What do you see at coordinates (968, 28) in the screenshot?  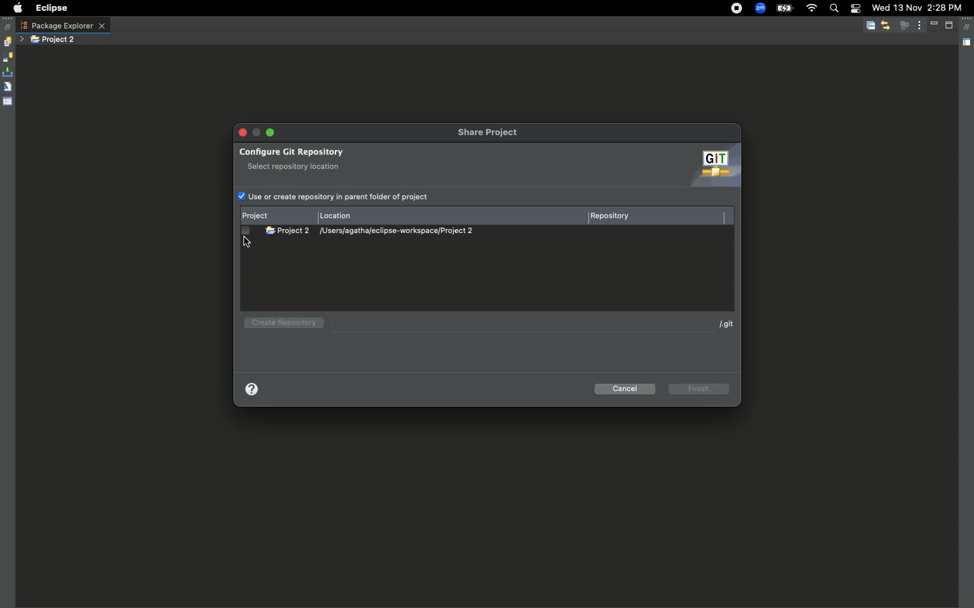 I see `Restore` at bounding box center [968, 28].